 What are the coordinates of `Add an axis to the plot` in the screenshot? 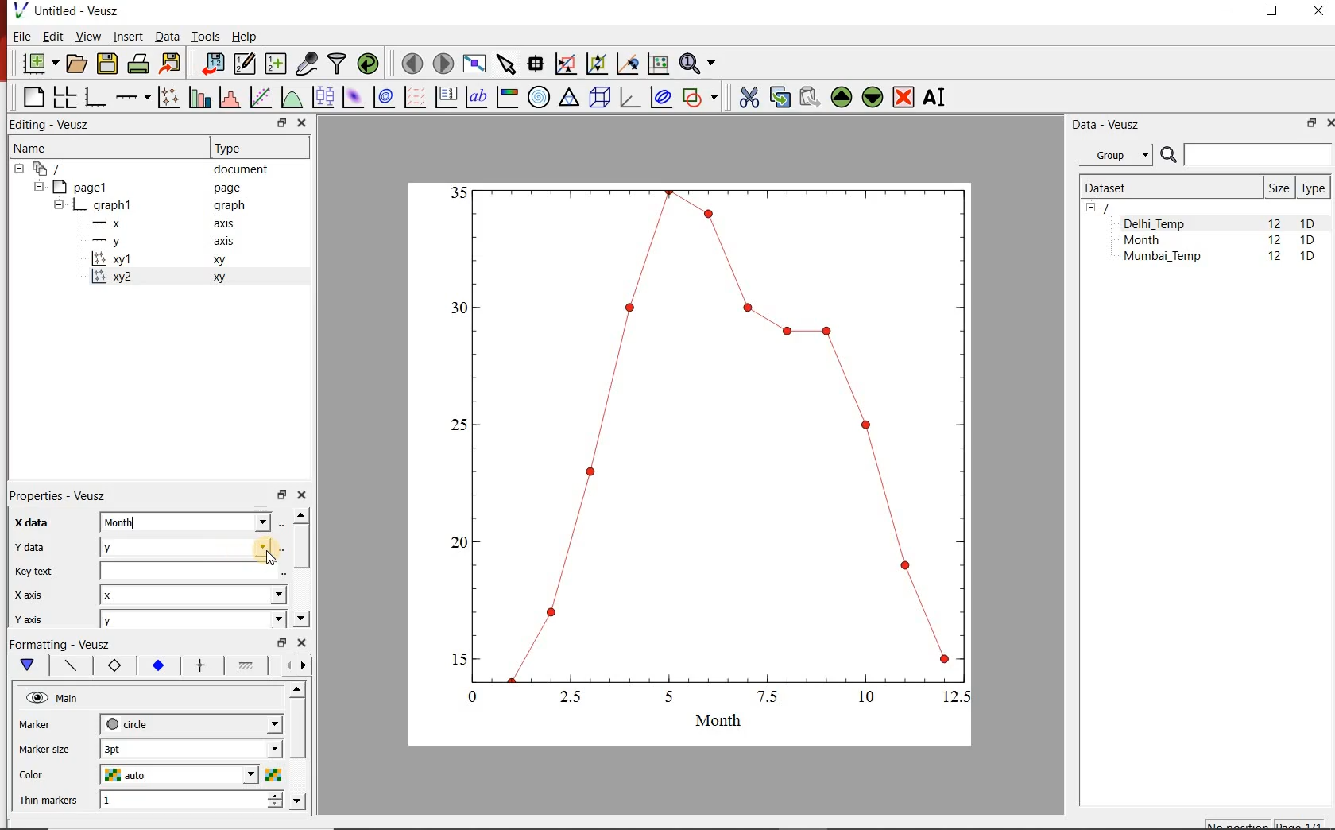 It's located at (131, 97).